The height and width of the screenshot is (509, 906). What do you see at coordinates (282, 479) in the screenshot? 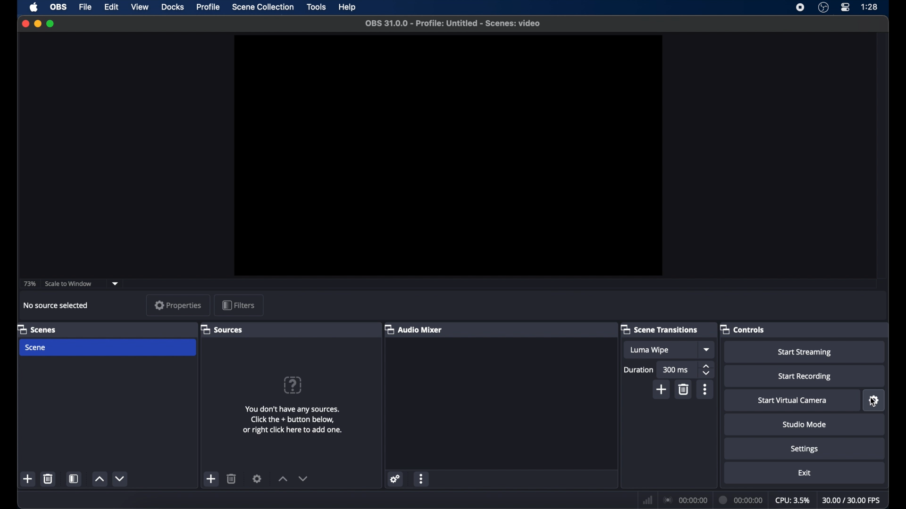
I see `increment` at bounding box center [282, 479].